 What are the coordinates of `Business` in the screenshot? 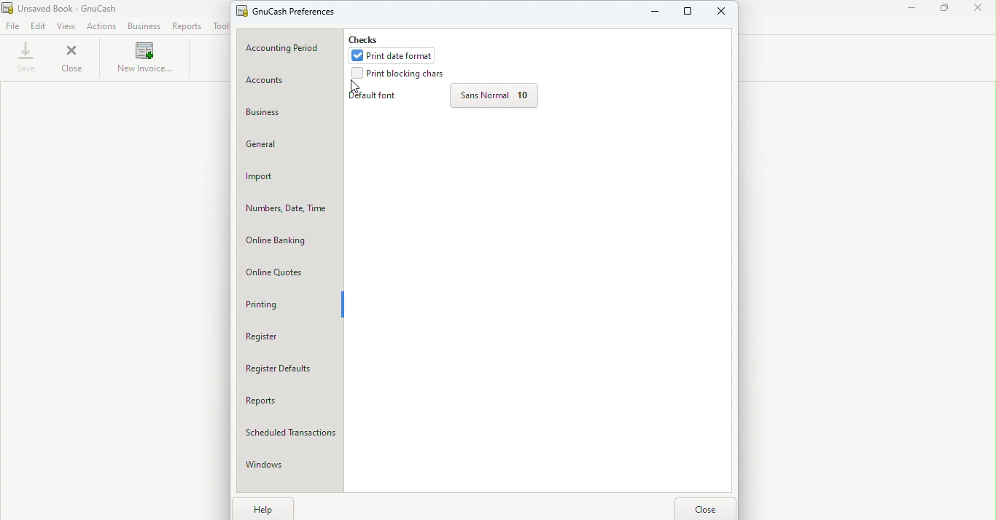 It's located at (144, 27).